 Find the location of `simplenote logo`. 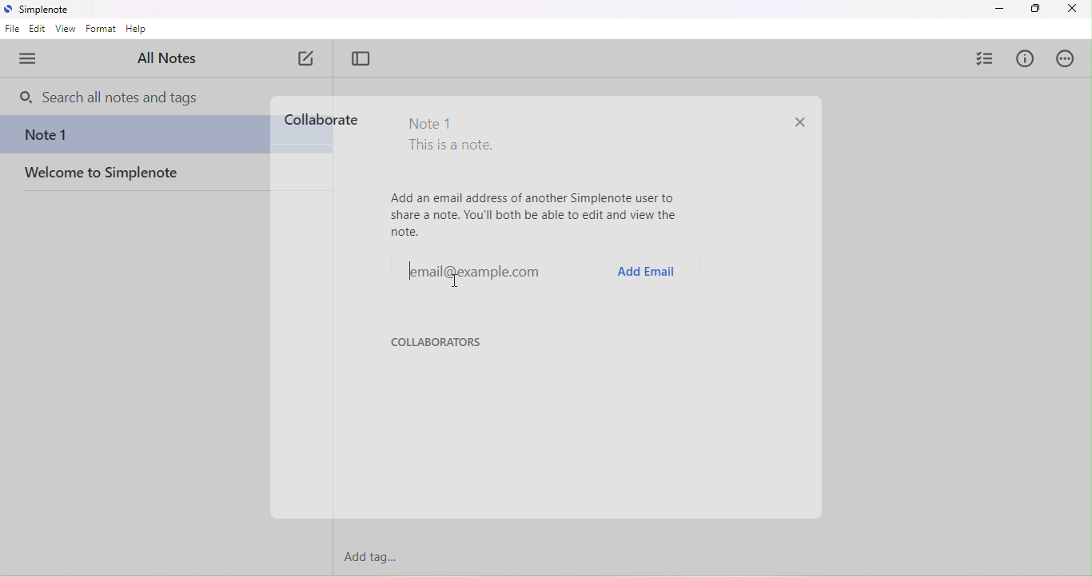

simplenote logo is located at coordinates (7, 10).